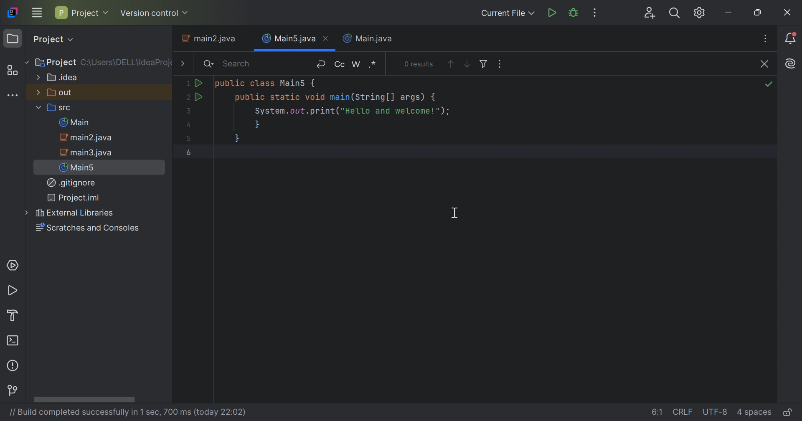  What do you see at coordinates (506, 13) in the screenshot?
I see `Current File` at bounding box center [506, 13].